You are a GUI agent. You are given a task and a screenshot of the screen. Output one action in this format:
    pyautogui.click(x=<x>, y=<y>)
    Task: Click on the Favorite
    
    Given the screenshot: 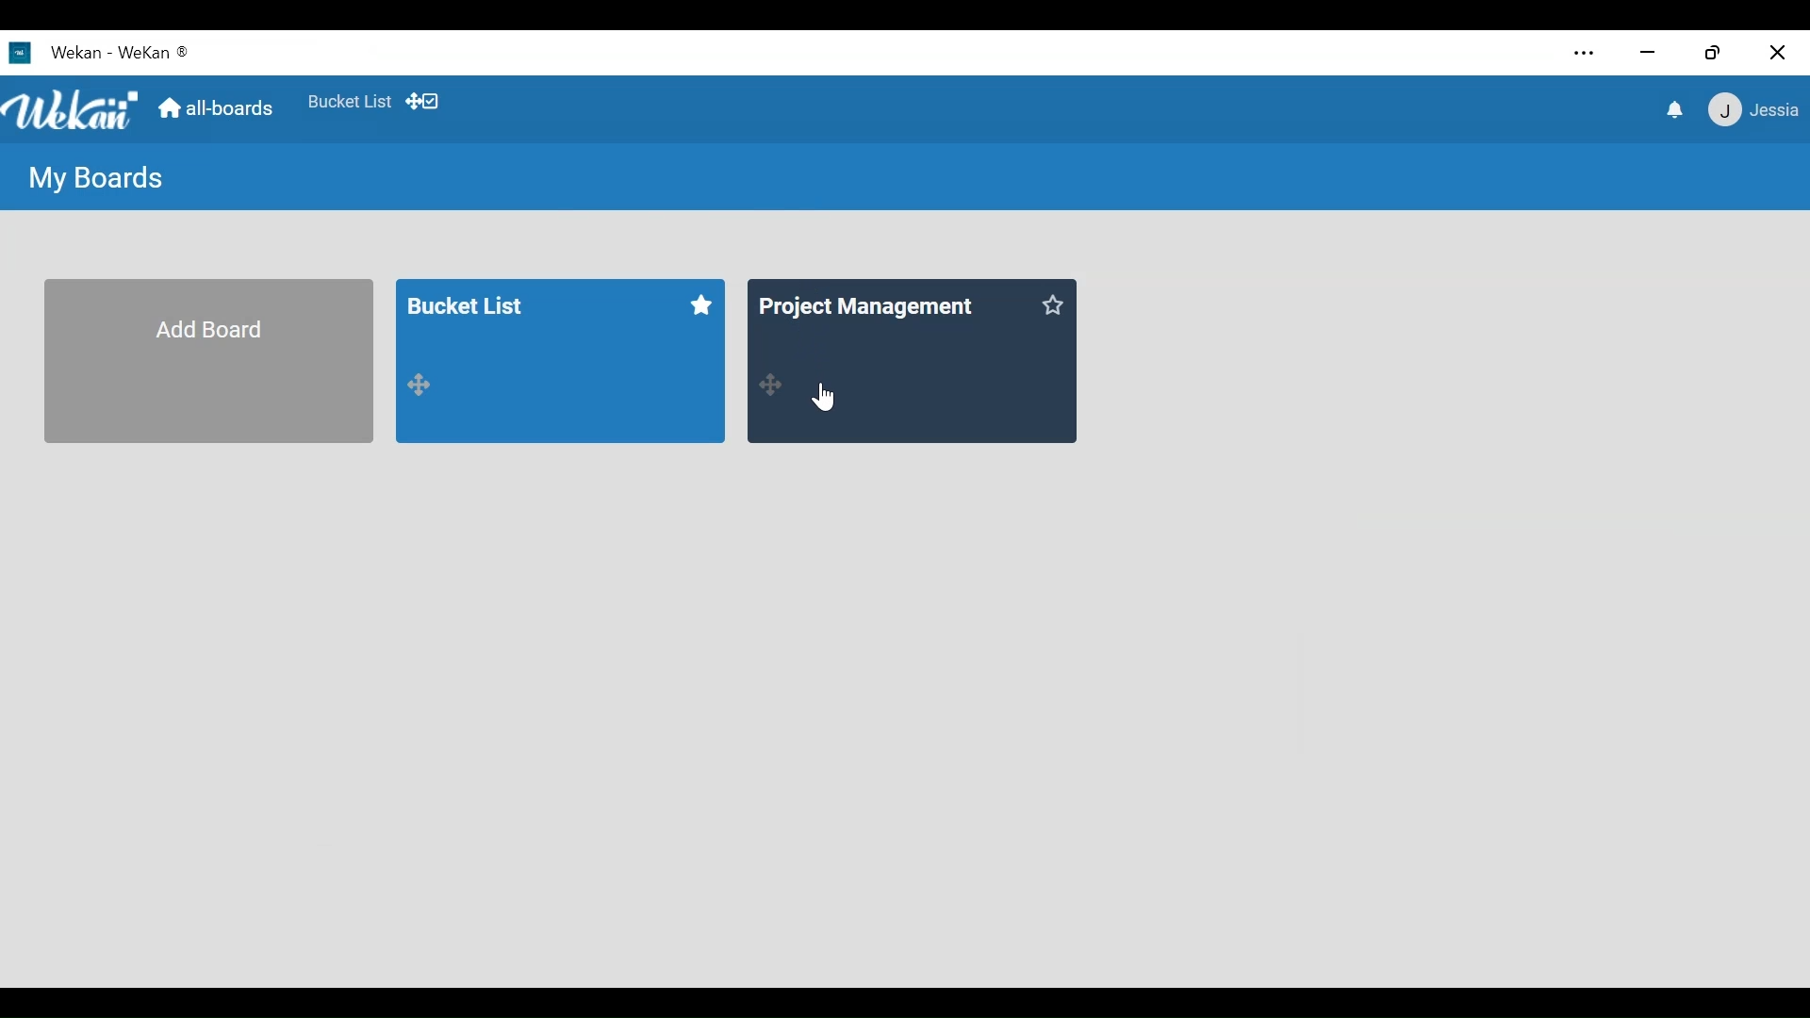 What is the action you would take?
    pyautogui.click(x=348, y=103)
    